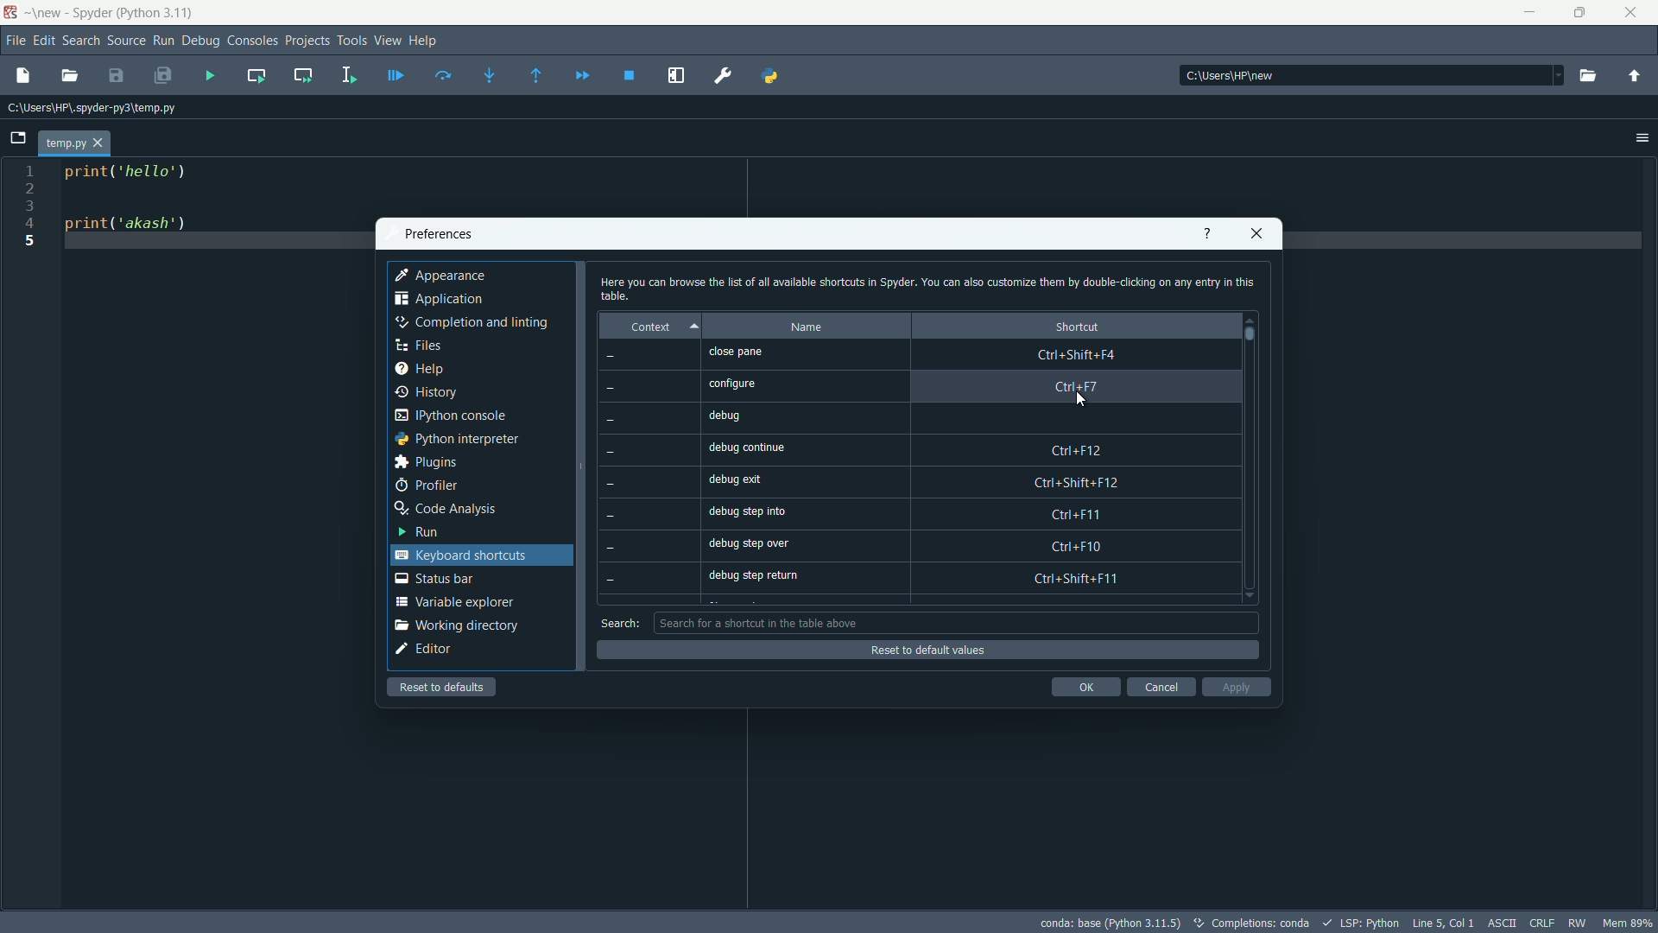 Image resolution: width=1658 pixels, height=933 pixels. Describe the element at coordinates (427, 392) in the screenshot. I see `history` at that location.